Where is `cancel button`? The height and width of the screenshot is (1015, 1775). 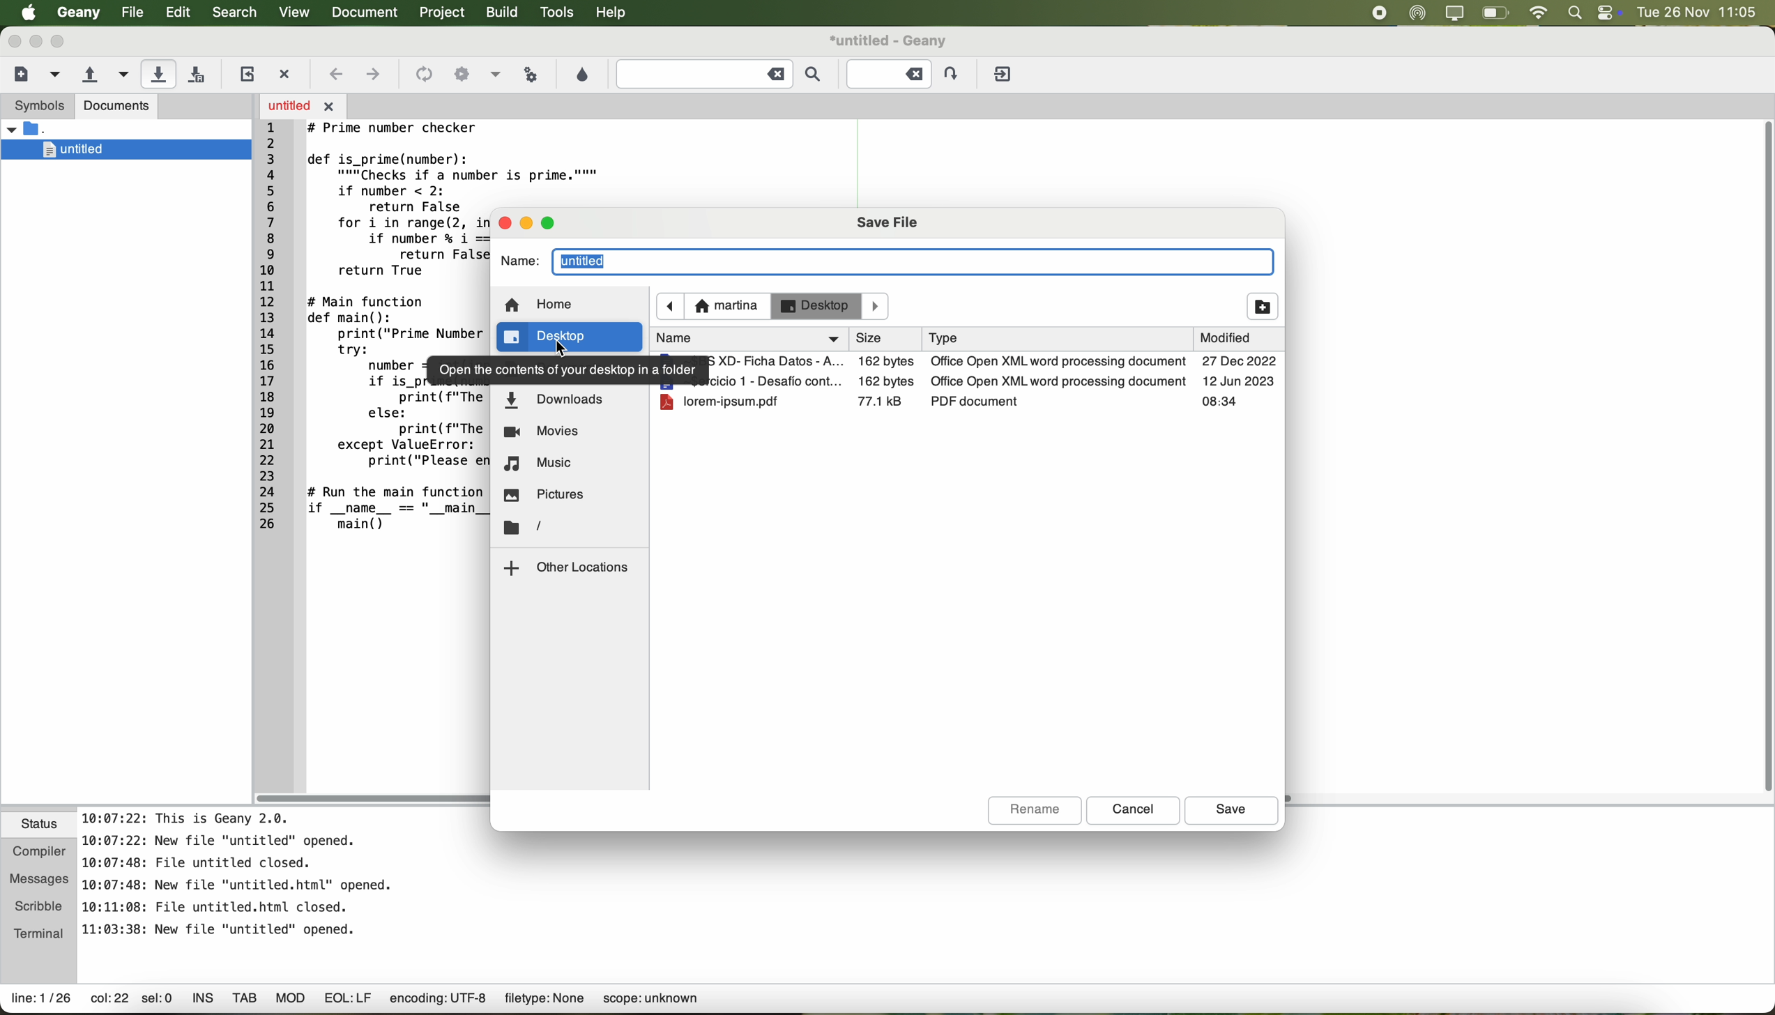 cancel button is located at coordinates (1134, 811).